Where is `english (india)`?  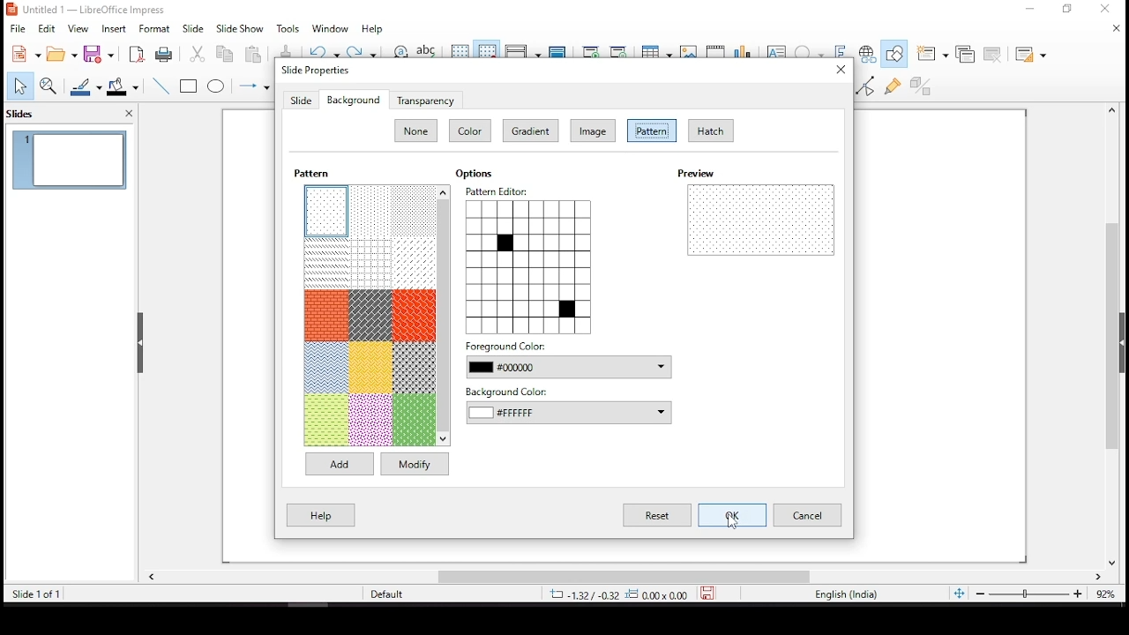 english (india) is located at coordinates (845, 594).